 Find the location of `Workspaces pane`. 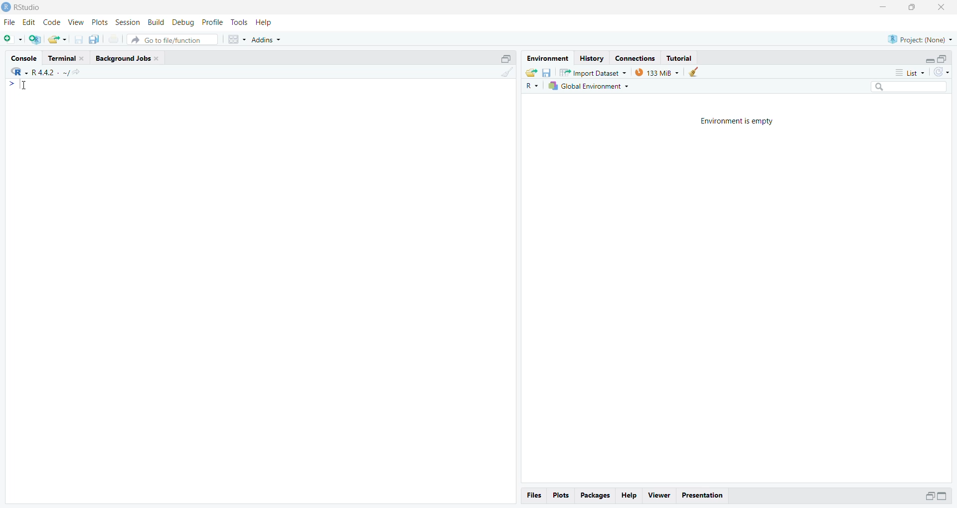

Workspaces pane is located at coordinates (237, 39).